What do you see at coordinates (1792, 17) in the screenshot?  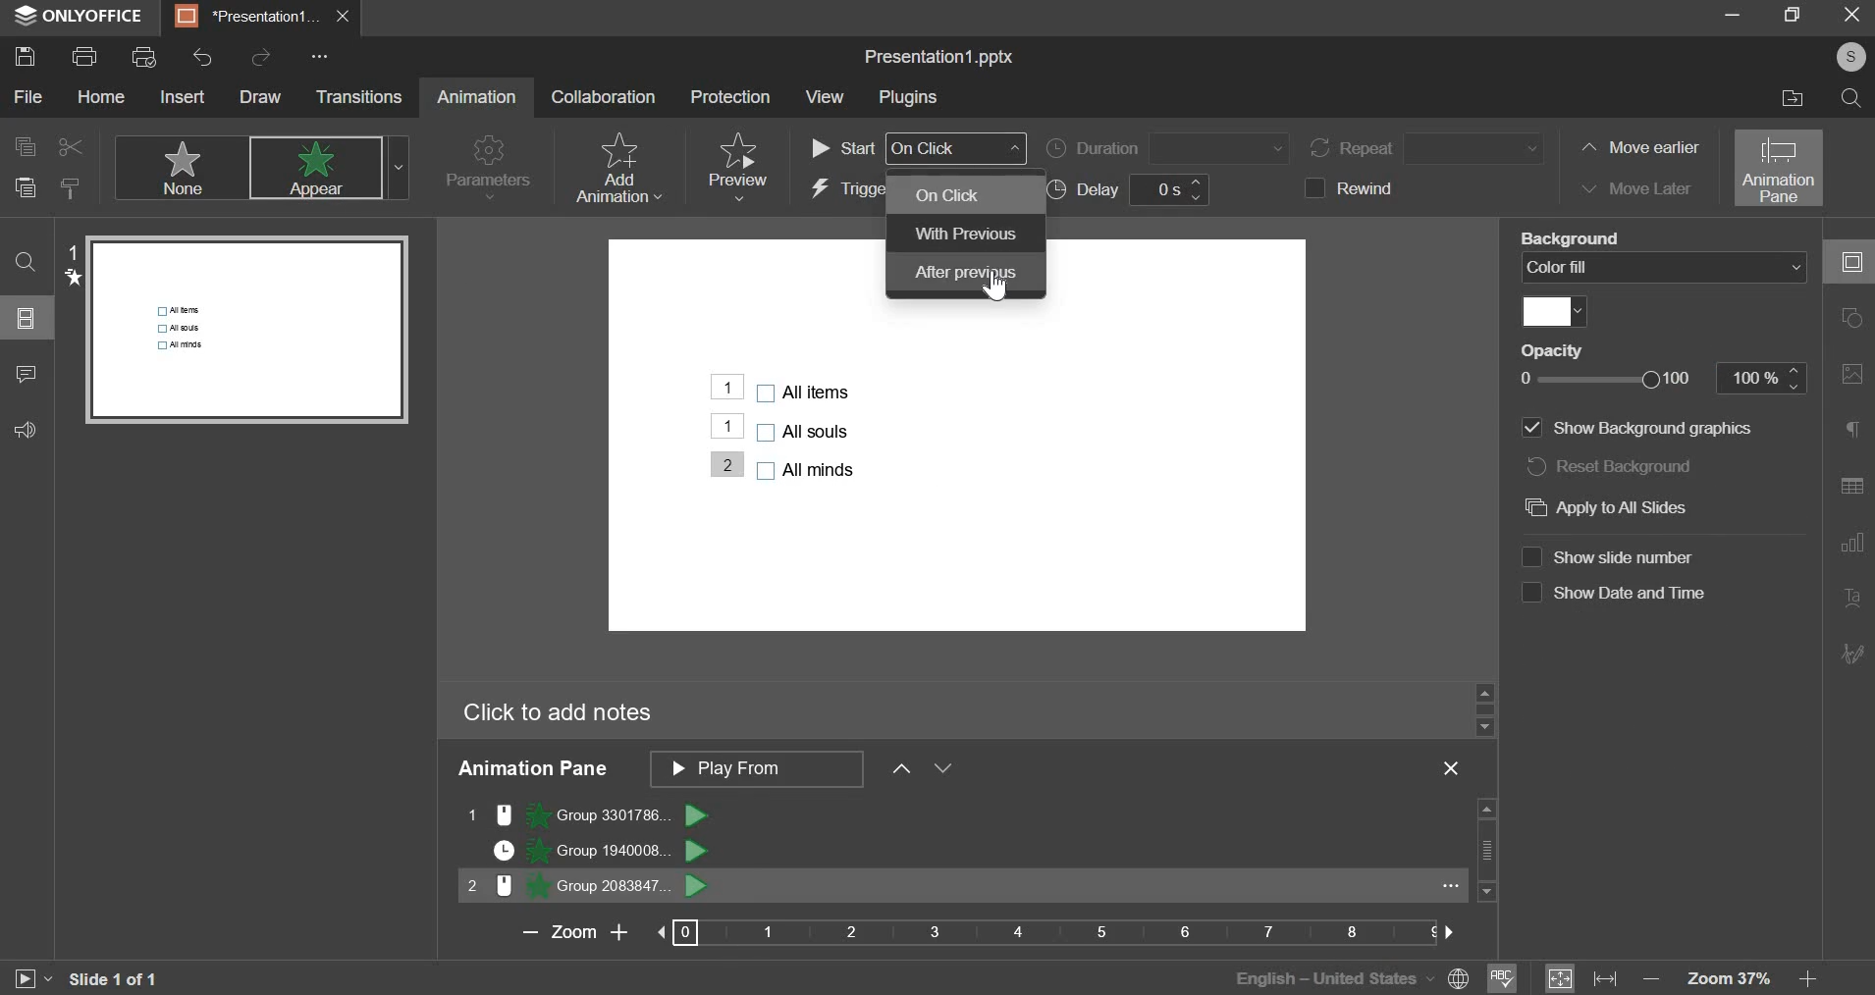 I see `maximize` at bounding box center [1792, 17].